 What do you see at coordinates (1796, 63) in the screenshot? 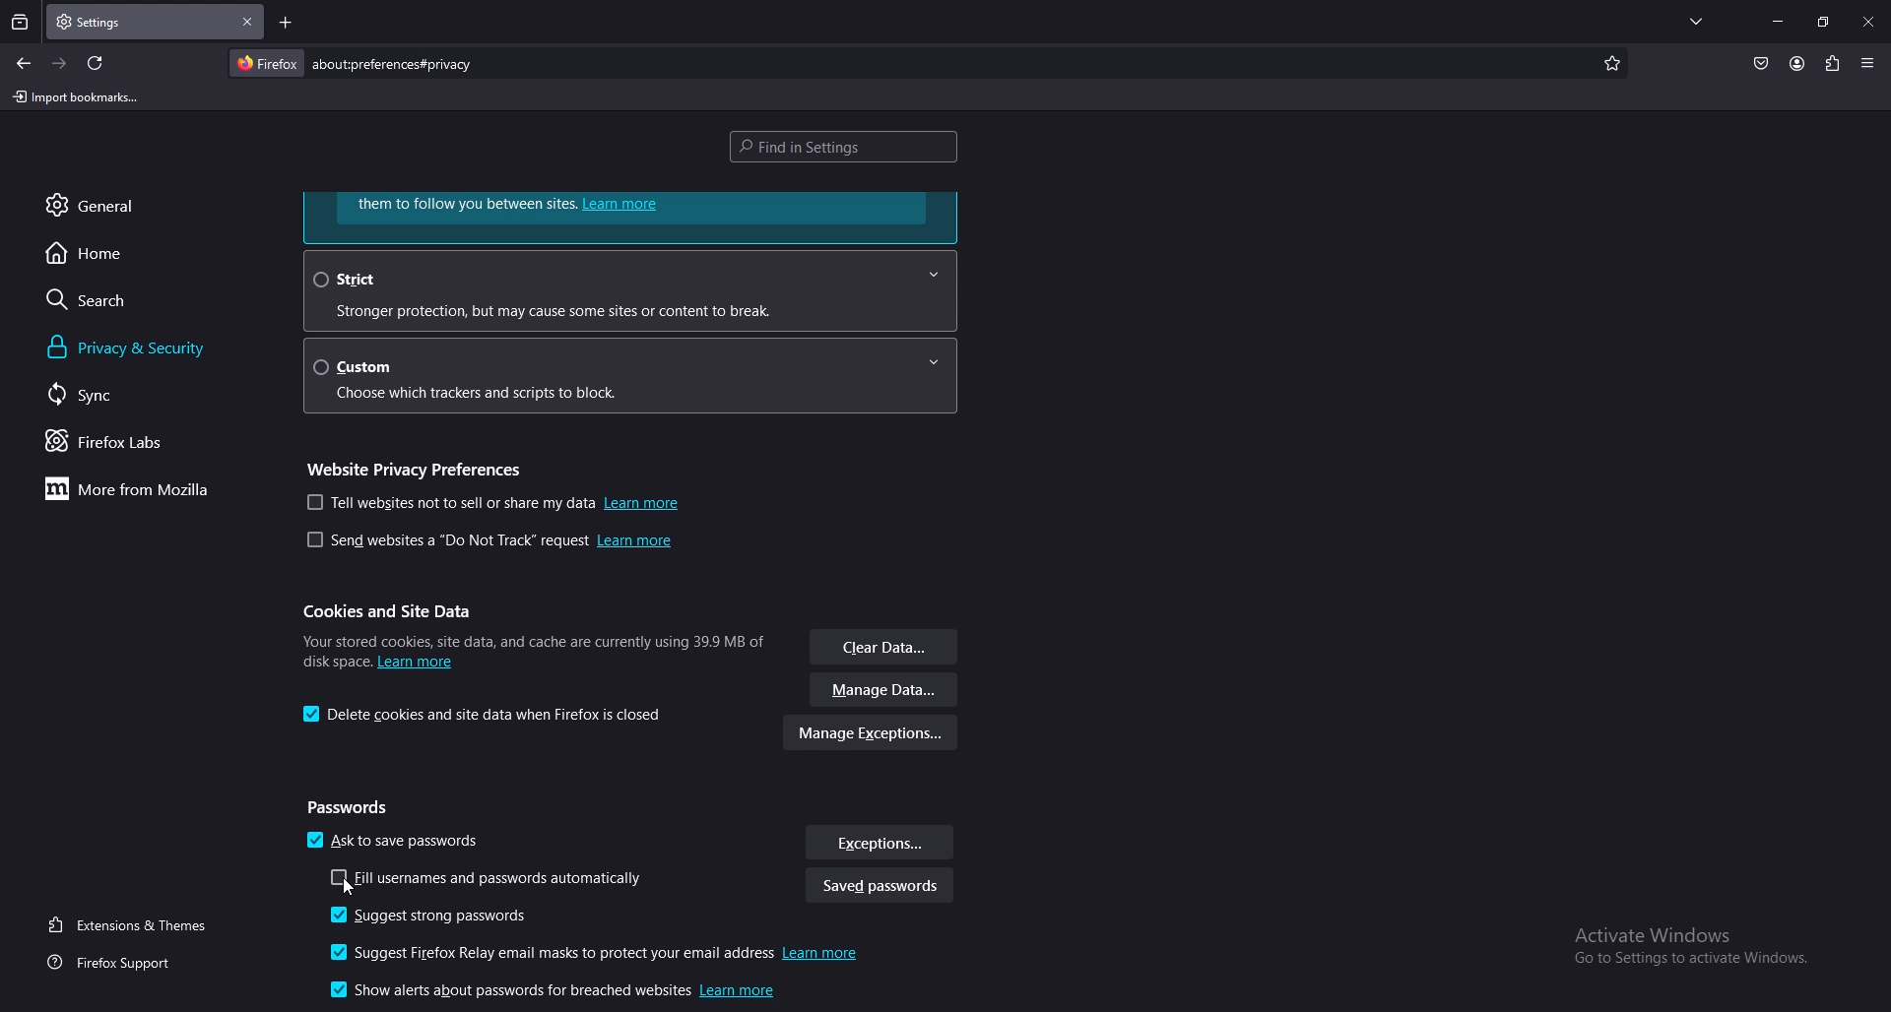
I see `account` at bounding box center [1796, 63].